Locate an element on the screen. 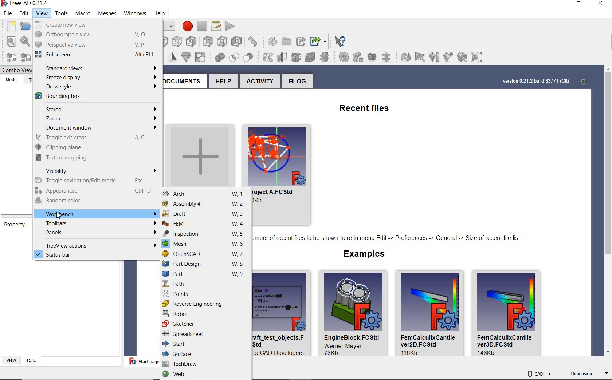  left is located at coordinates (222, 41).